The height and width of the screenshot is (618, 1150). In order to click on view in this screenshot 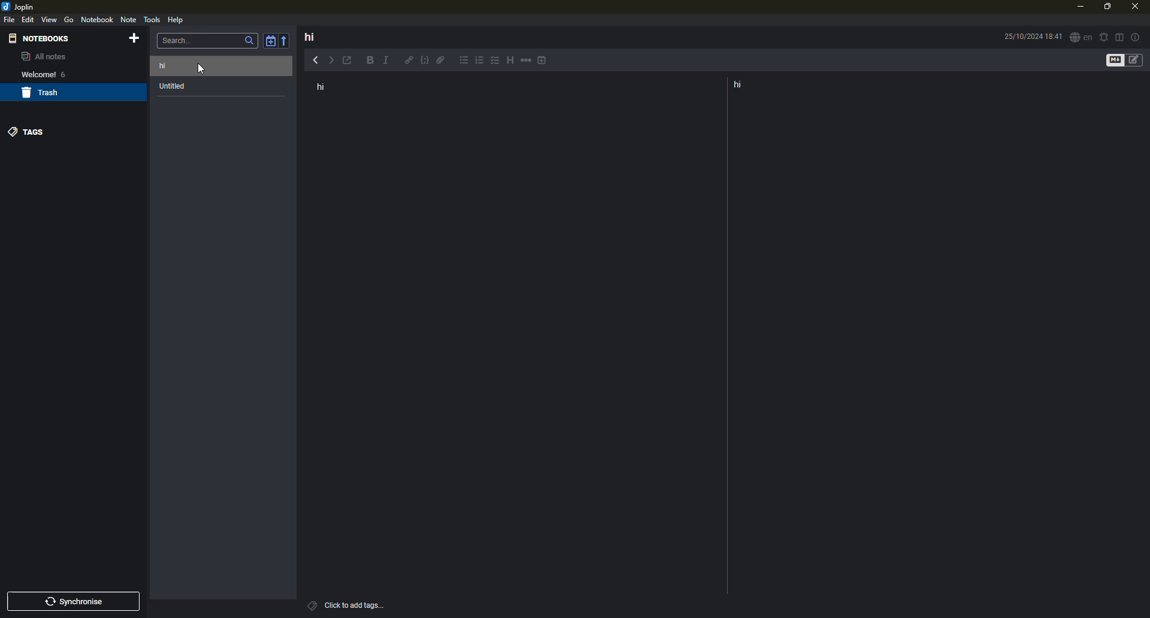, I will do `click(49, 19)`.